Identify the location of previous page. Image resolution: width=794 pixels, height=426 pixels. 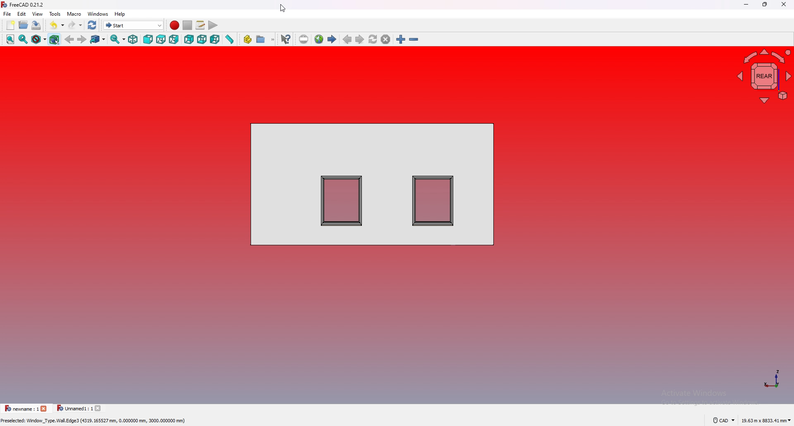
(347, 39).